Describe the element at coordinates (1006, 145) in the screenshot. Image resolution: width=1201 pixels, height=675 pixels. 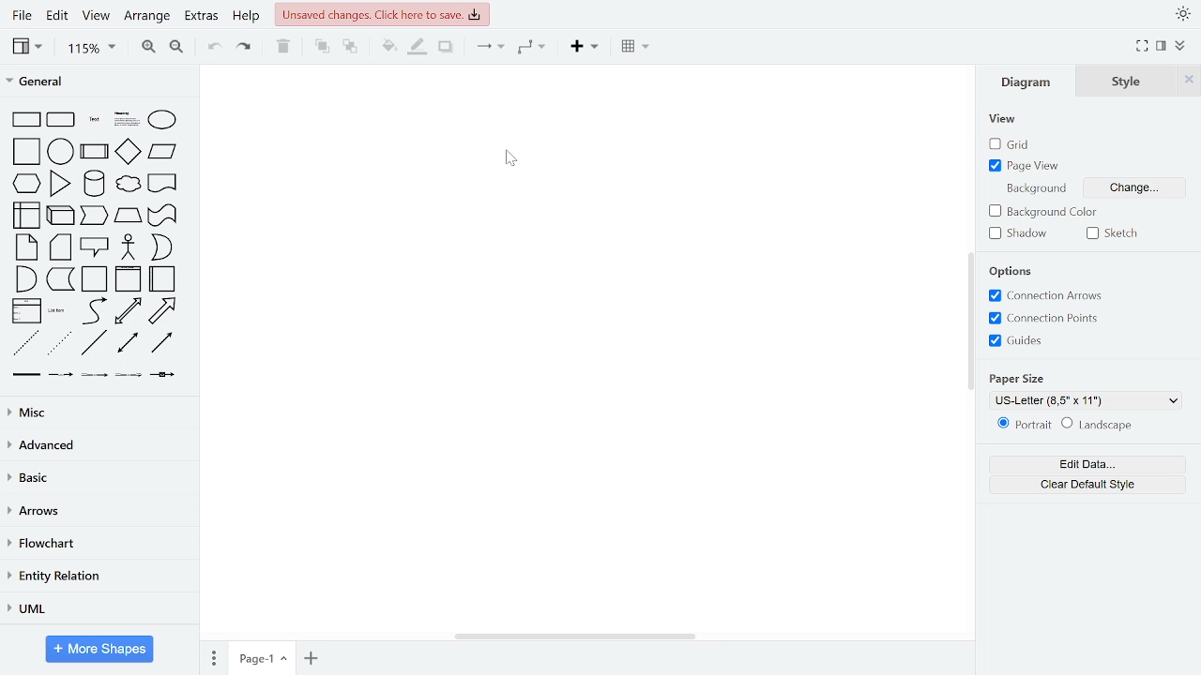
I see `grid` at that location.